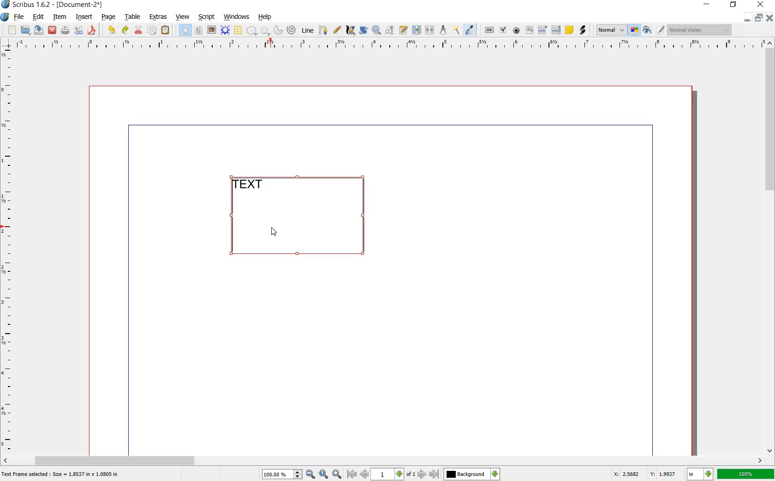 Image resolution: width=775 pixels, height=481 pixels. Describe the element at coordinates (264, 30) in the screenshot. I see `polygon` at that location.